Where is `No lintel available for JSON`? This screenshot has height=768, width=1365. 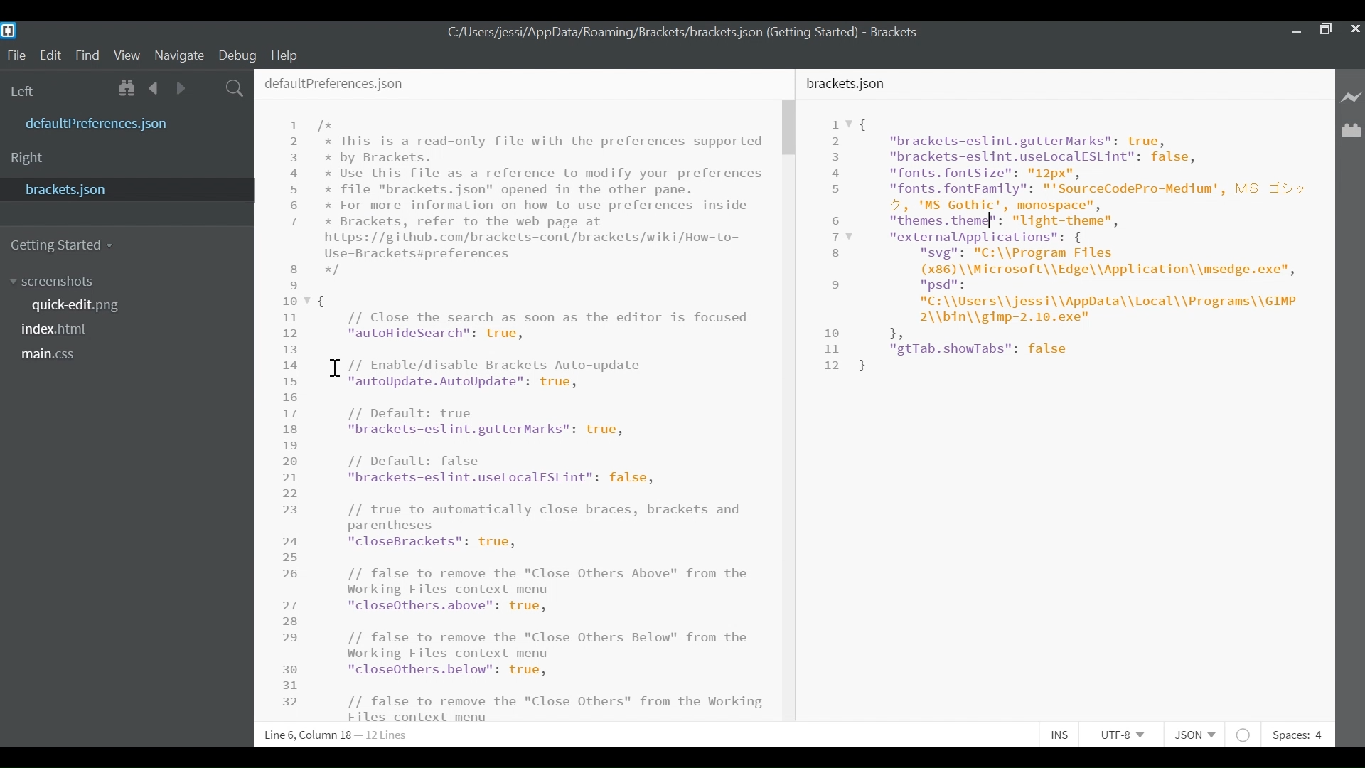
No lintel available for JSON is located at coordinates (1244, 735).